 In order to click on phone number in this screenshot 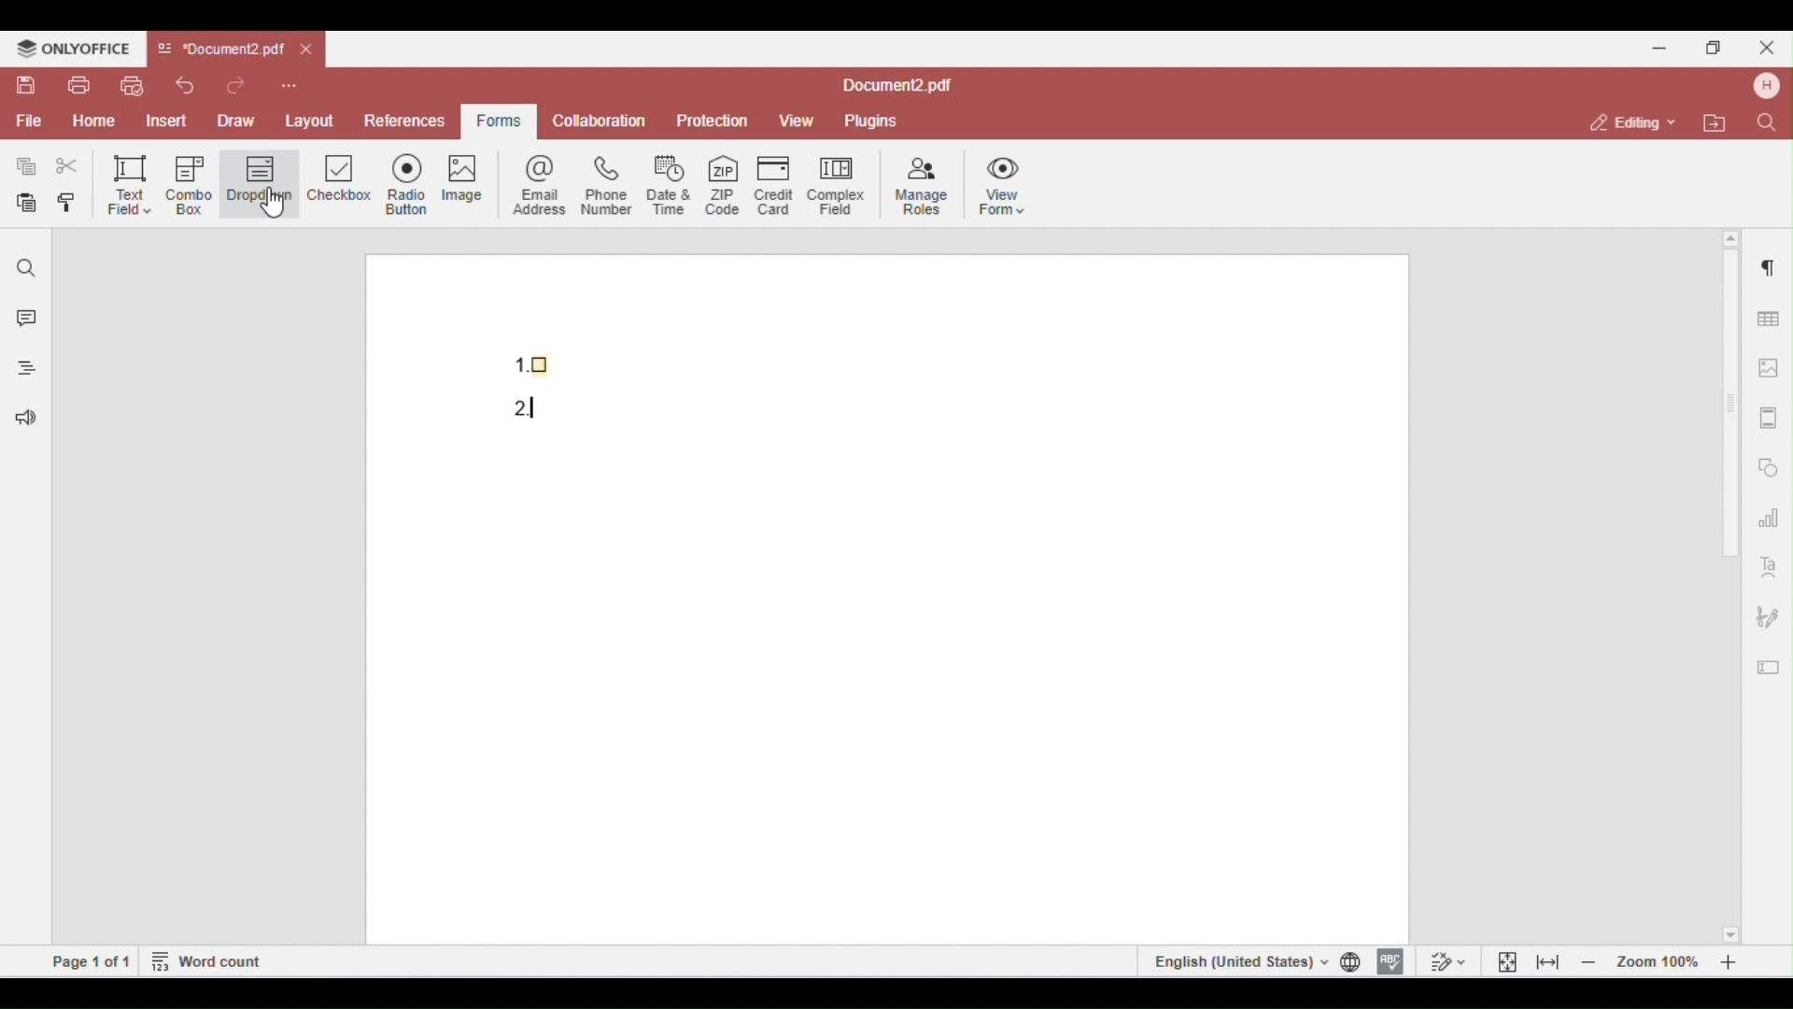, I will do `click(605, 185)`.